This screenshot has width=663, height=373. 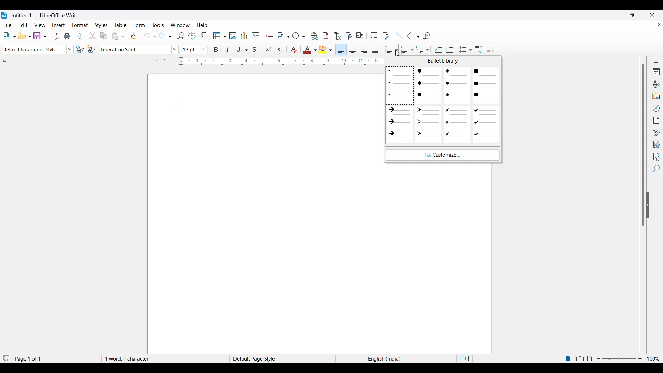 I want to click on Gallery, so click(x=656, y=96).